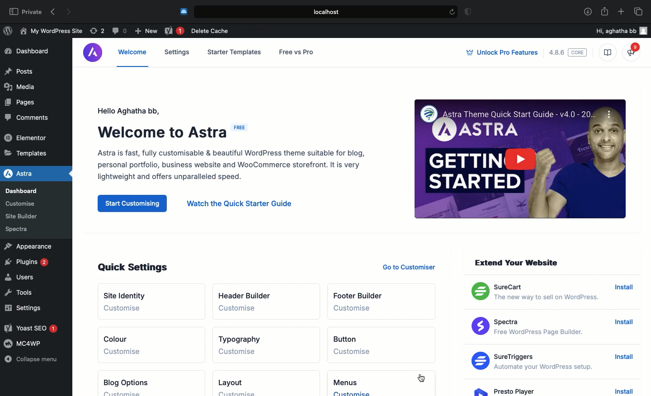 The width and height of the screenshot is (651, 396). Describe the element at coordinates (635, 50) in the screenshot. I see `What's new` at that location.